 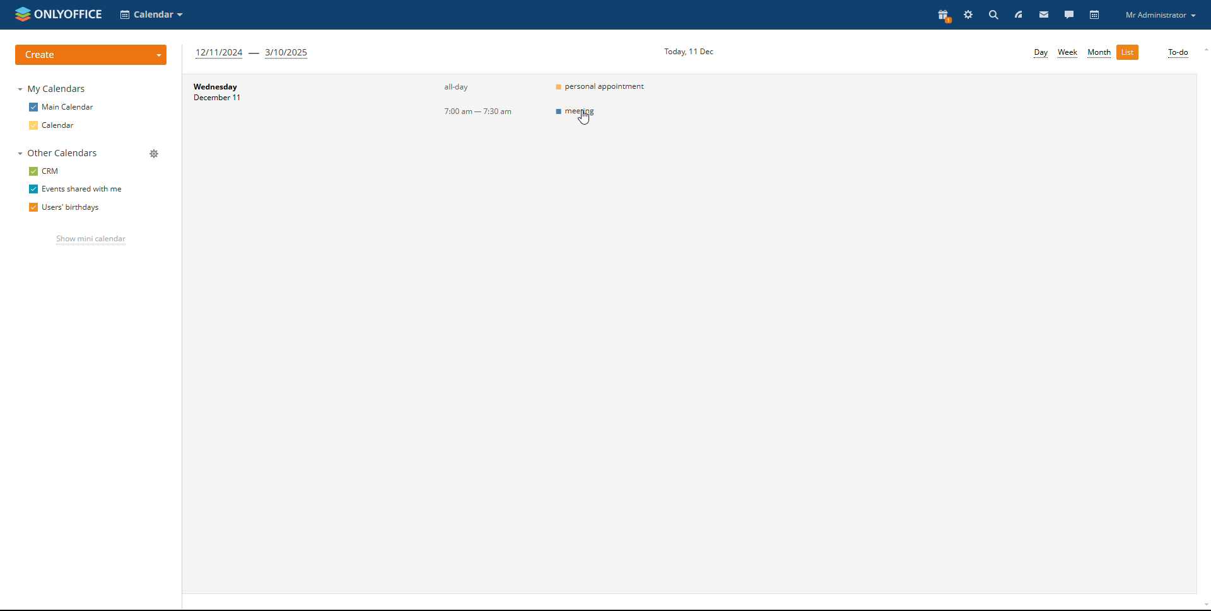 I want to click on to-do, so click(x=1178, y=54).